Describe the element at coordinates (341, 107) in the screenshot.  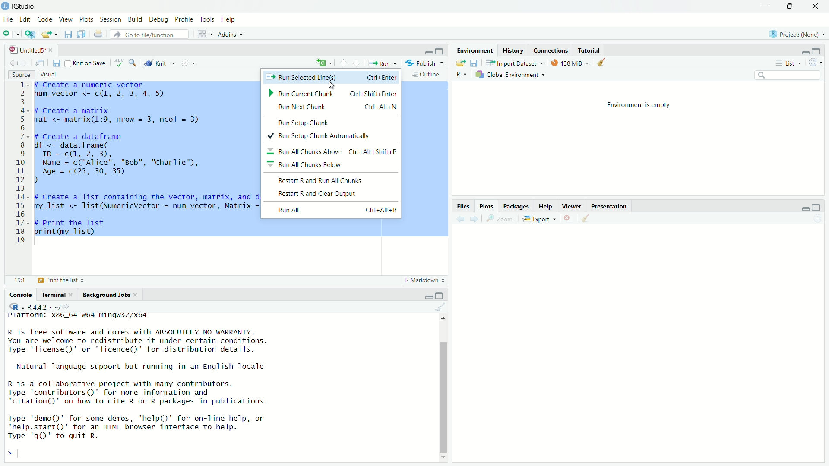
I see `Run Next Chunk Ctrl+Alt+N |` at that location.